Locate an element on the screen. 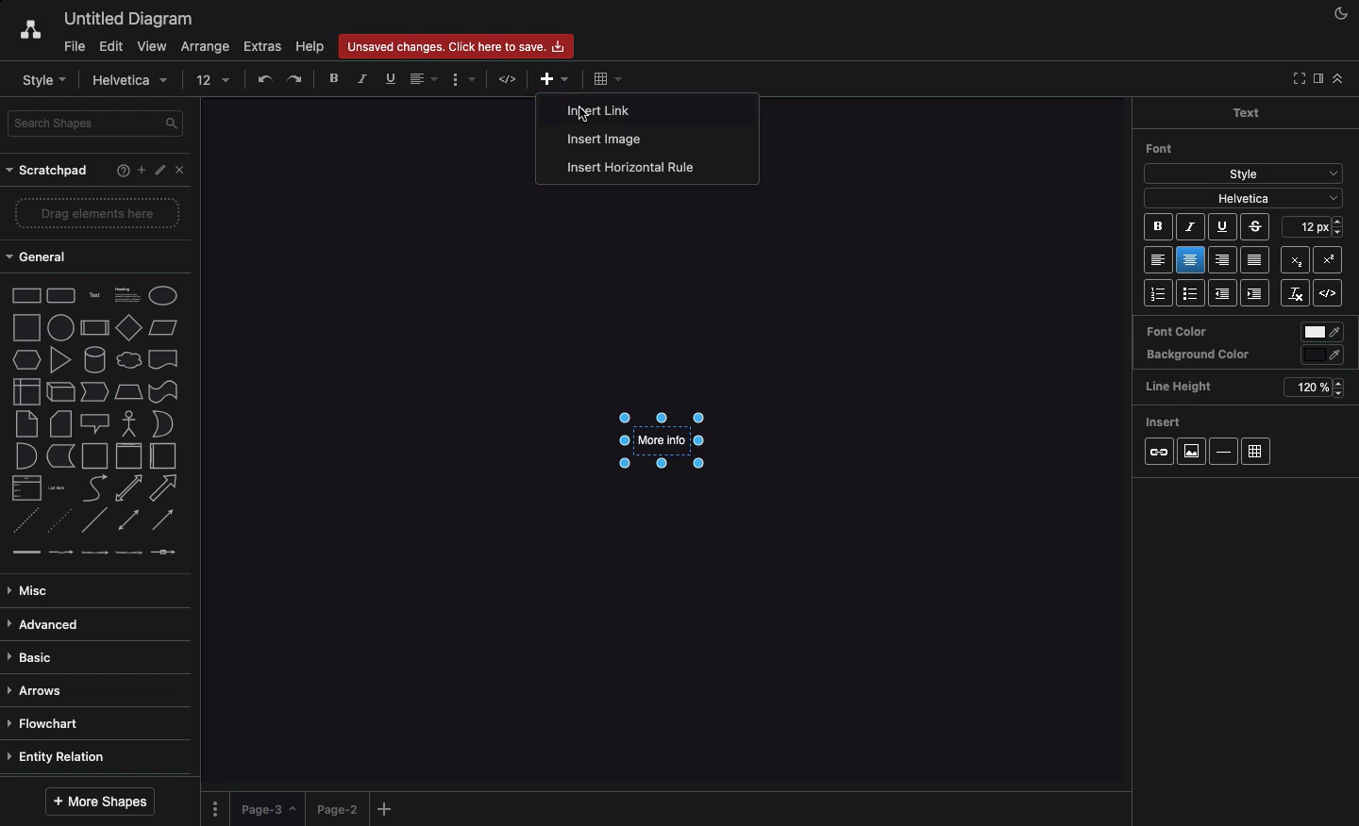  File is located at coordinates (73, 45).